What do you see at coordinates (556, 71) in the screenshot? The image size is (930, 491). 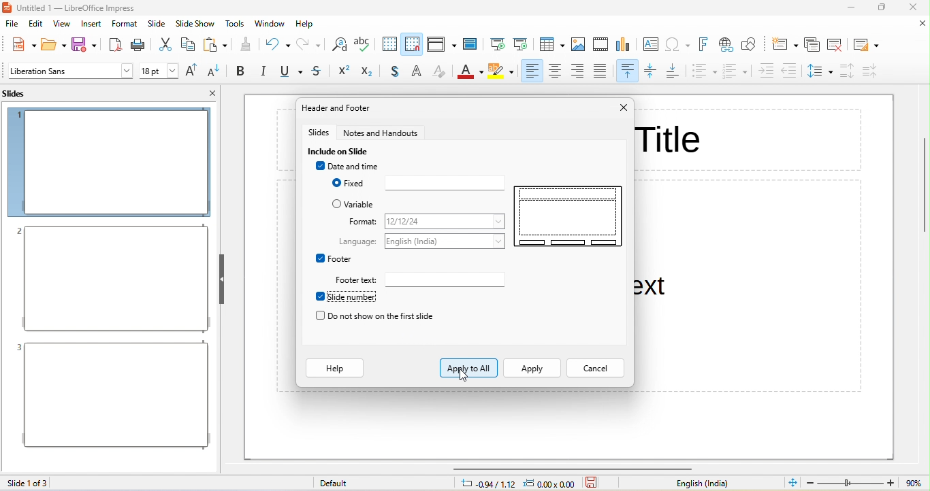 I see `align center` at bounding box center [556, 71].